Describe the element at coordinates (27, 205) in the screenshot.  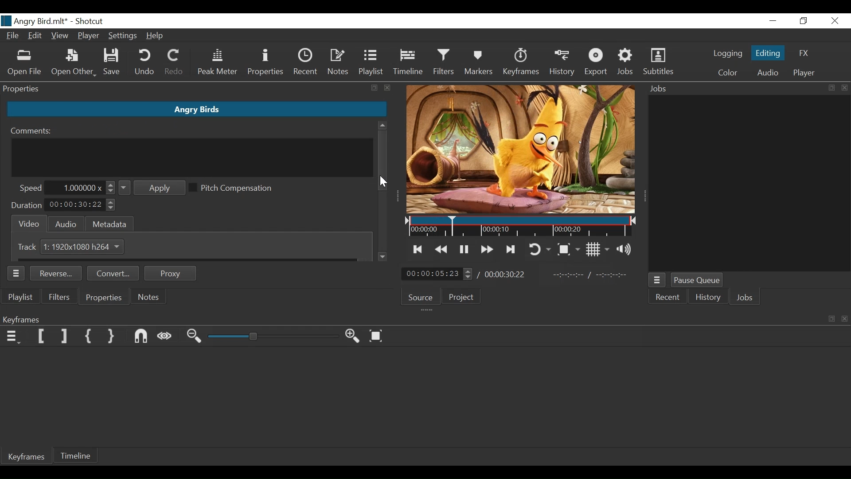
I see `Duration` at that location.